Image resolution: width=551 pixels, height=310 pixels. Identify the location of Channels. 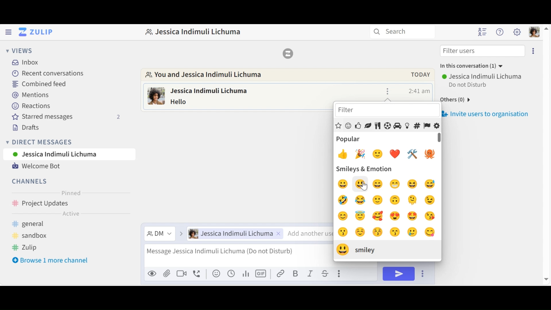
(30, 182).